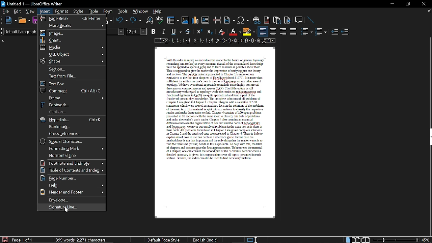  I want to click on text from file, so click(71, 76).